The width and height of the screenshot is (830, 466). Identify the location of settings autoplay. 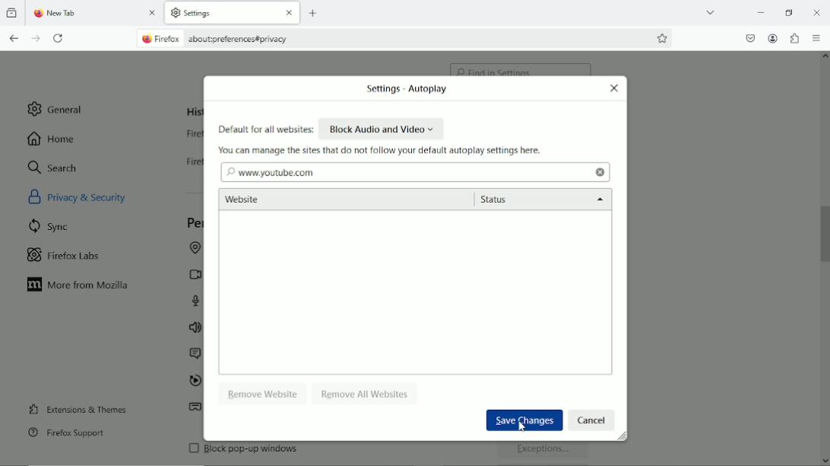
(403, 90).